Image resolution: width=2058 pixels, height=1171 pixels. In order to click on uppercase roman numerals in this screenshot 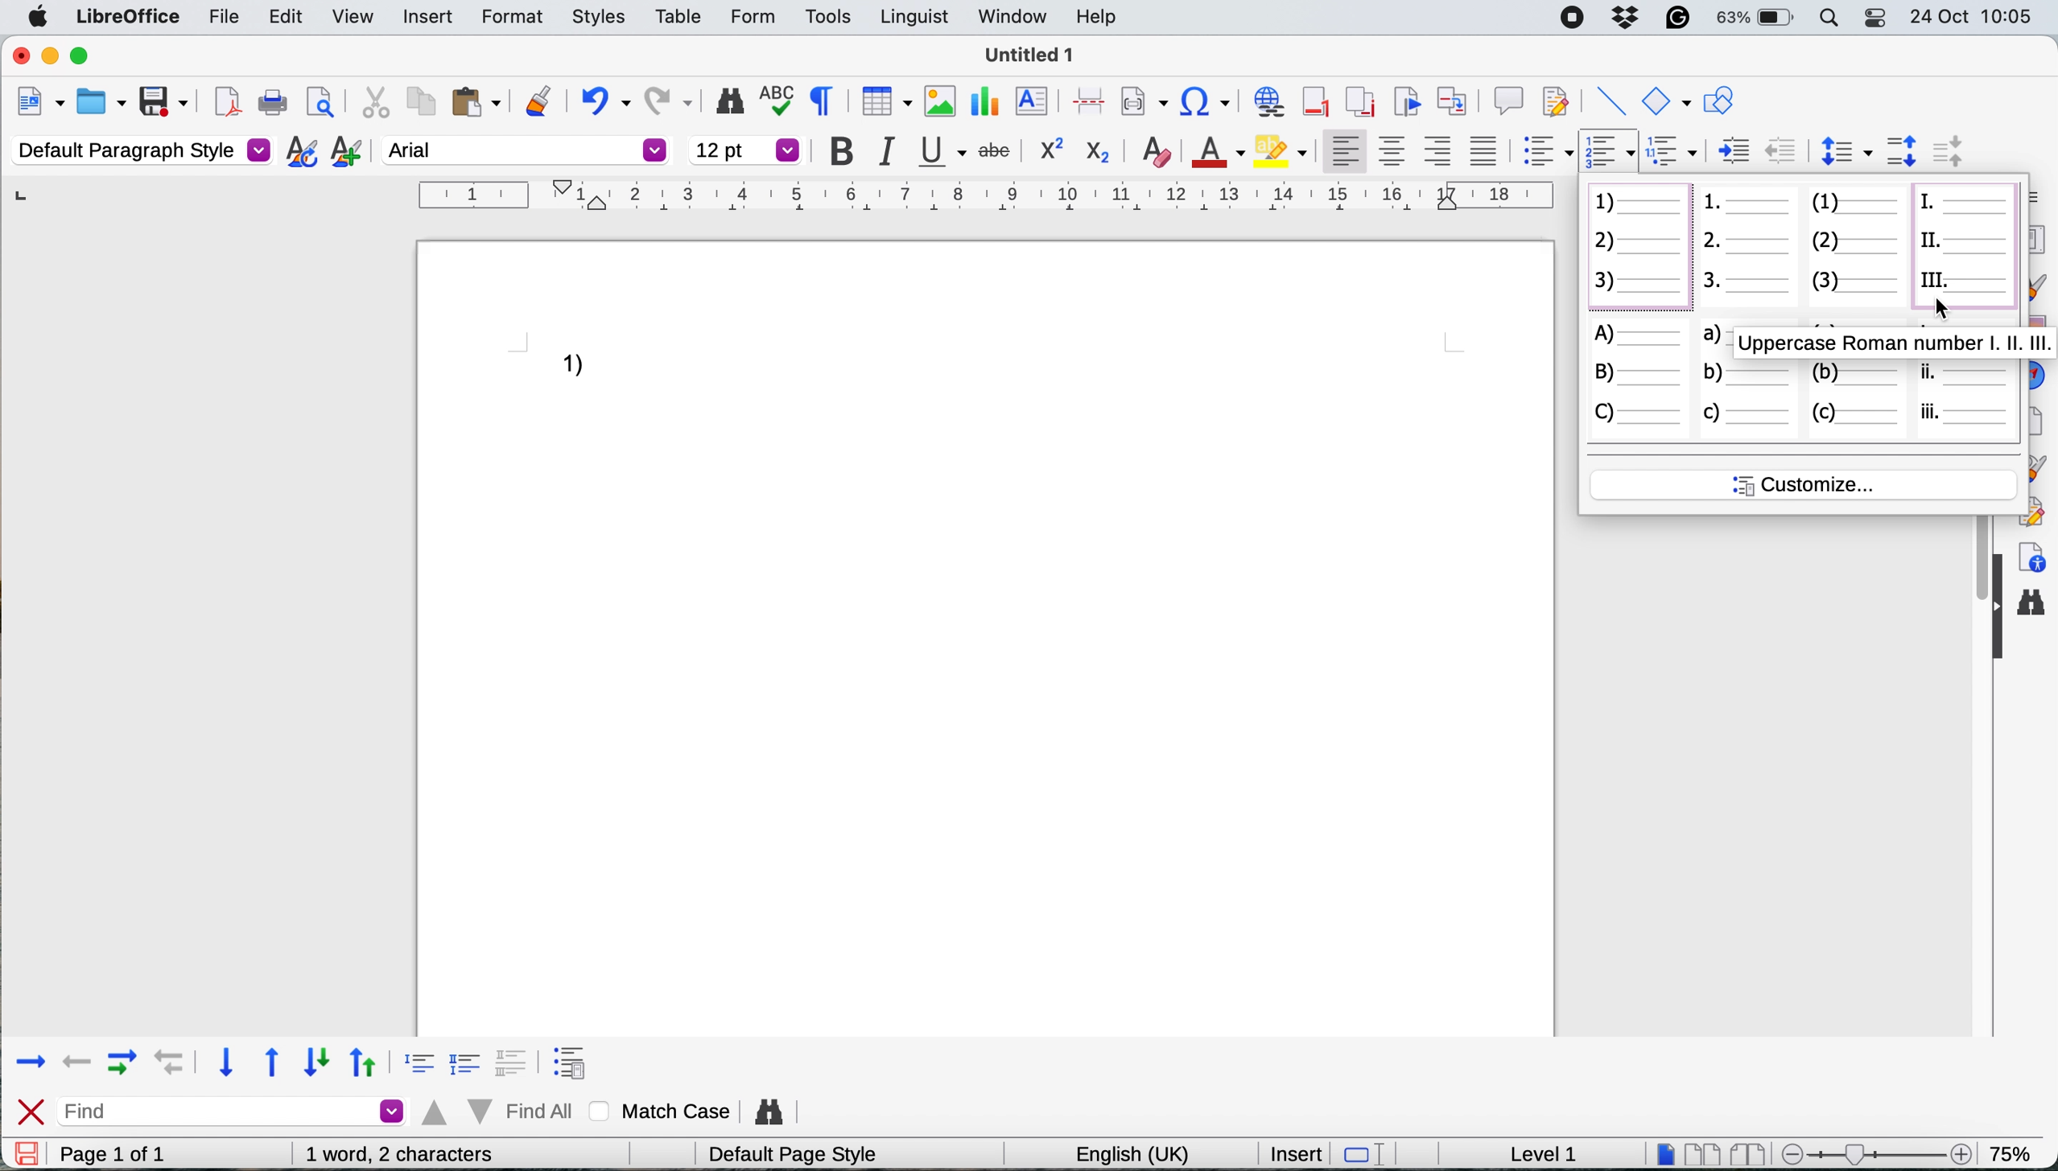, I will do `click(1967, 244)`.